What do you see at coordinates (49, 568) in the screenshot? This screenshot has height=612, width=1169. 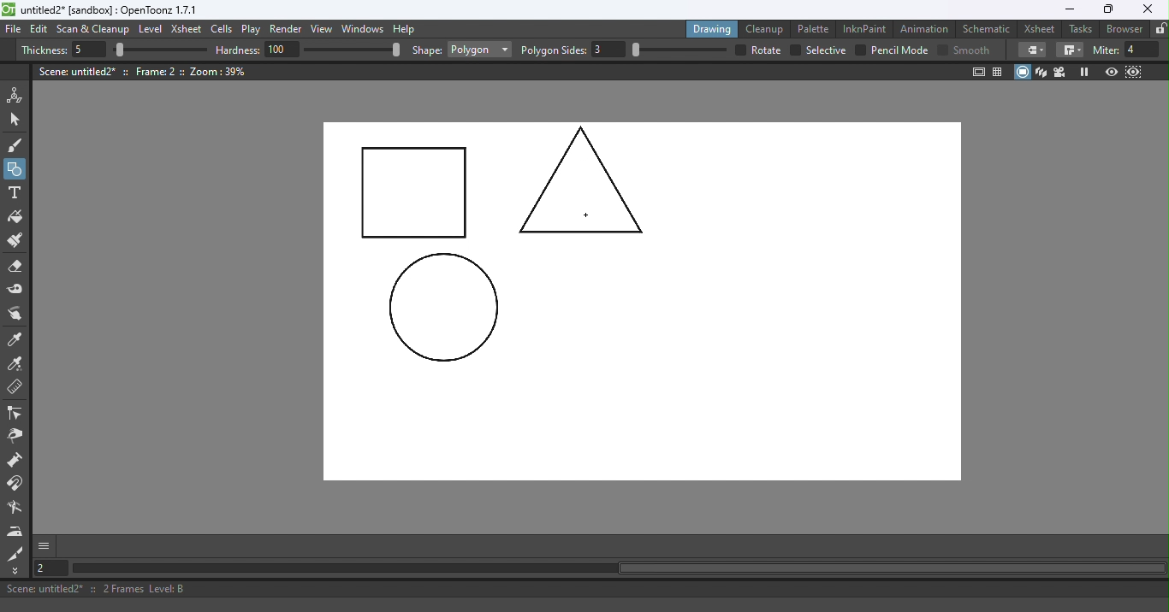 I see `Set the current frame` at bounding box center [49, 568].